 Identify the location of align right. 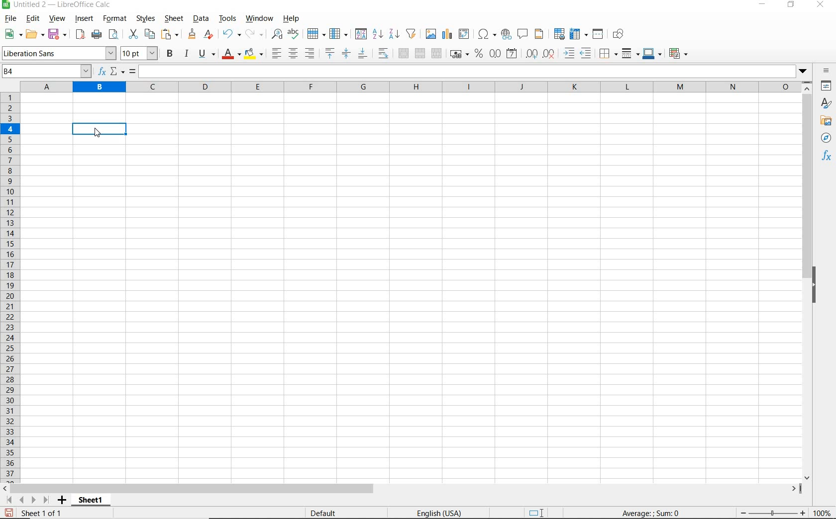
(311, 53).